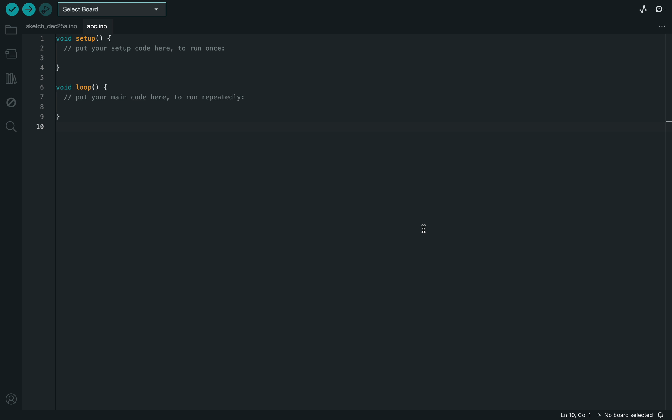  I want to click on verify, so click(11, 10).